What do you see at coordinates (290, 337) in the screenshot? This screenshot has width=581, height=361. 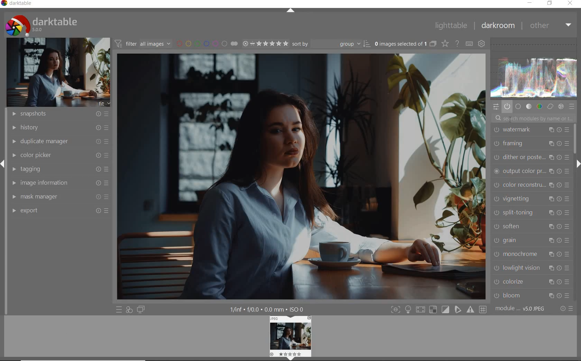 I see `Image preview` at bounding box center [290, 337].